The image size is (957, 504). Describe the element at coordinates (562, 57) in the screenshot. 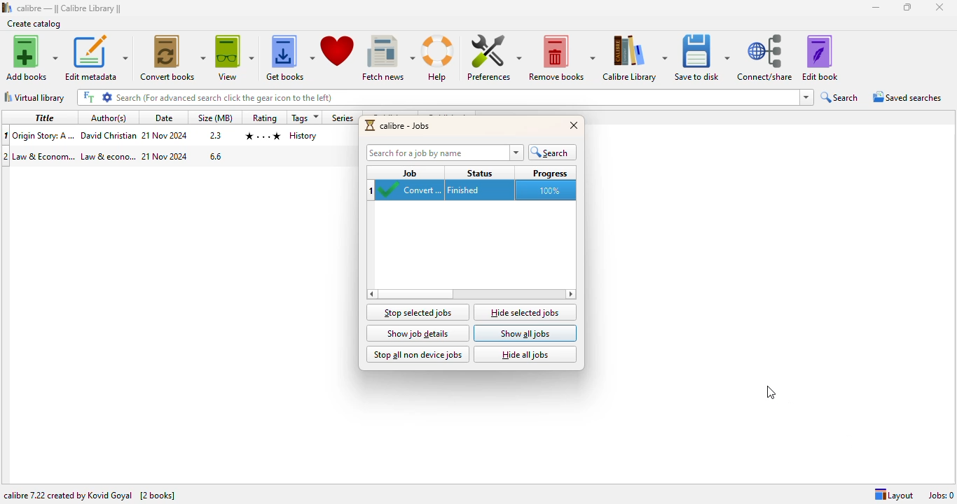

I see `remove books` at that location.